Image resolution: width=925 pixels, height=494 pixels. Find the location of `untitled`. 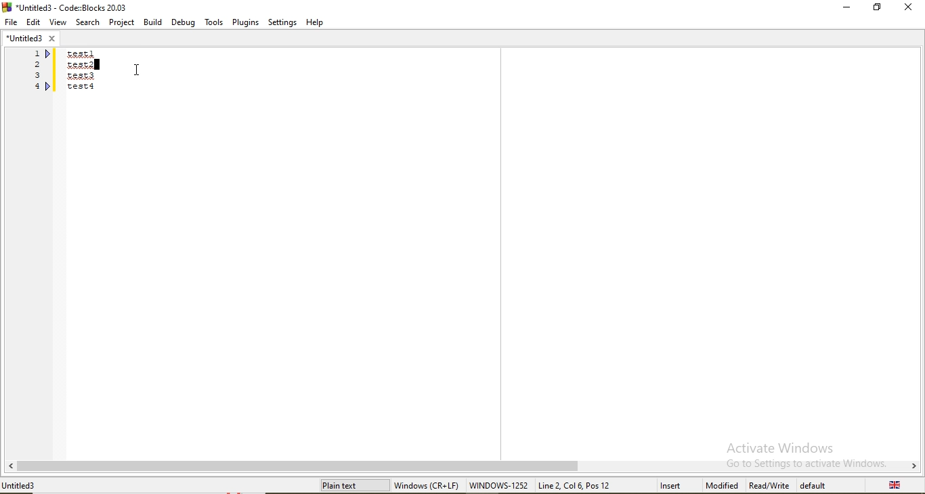

untitled is located at coordinates (30, 37).